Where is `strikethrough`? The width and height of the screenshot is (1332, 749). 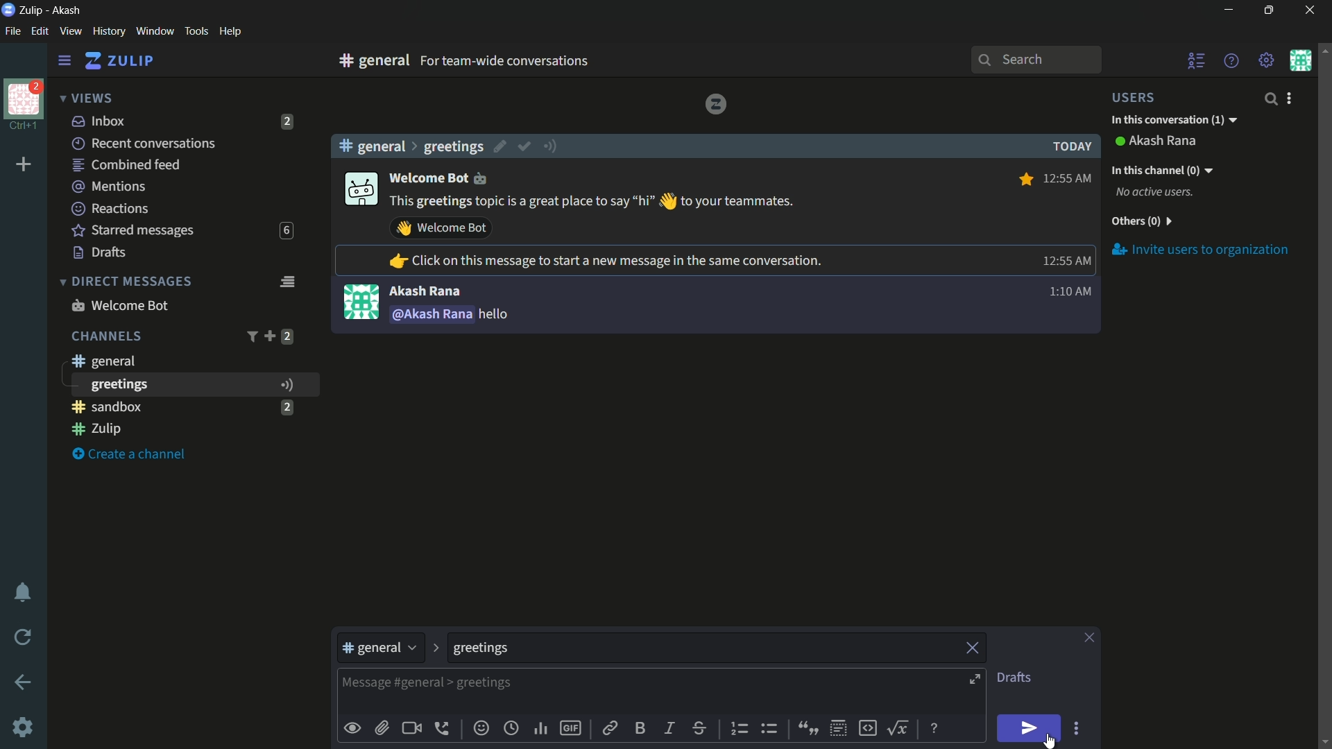 strikethrough is located at coordinates (700, 730).